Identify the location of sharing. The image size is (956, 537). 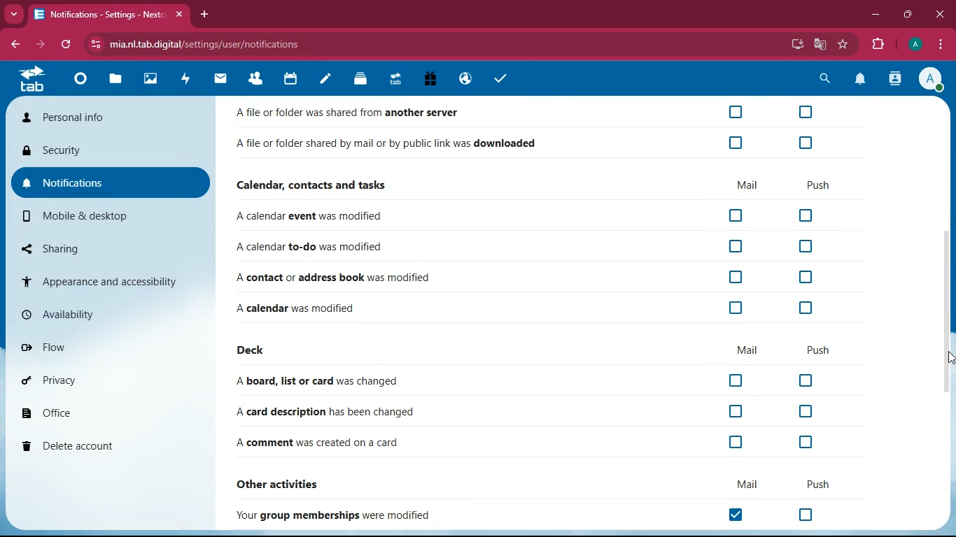
(113, 248).